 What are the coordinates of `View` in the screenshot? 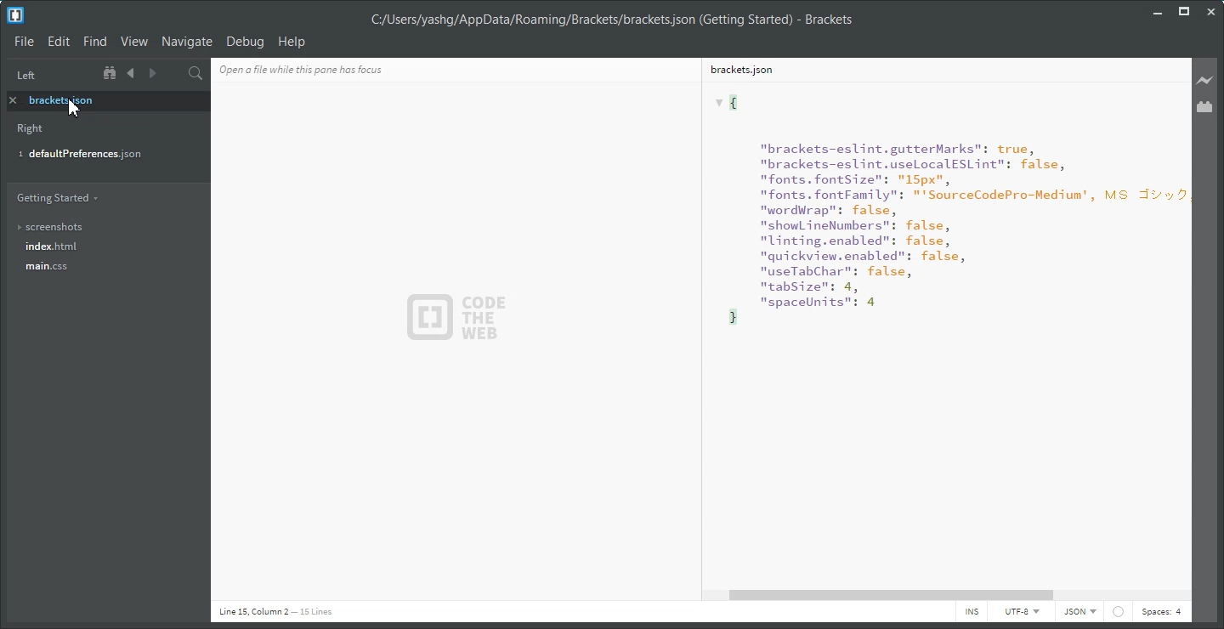 It's located at (133, 42).